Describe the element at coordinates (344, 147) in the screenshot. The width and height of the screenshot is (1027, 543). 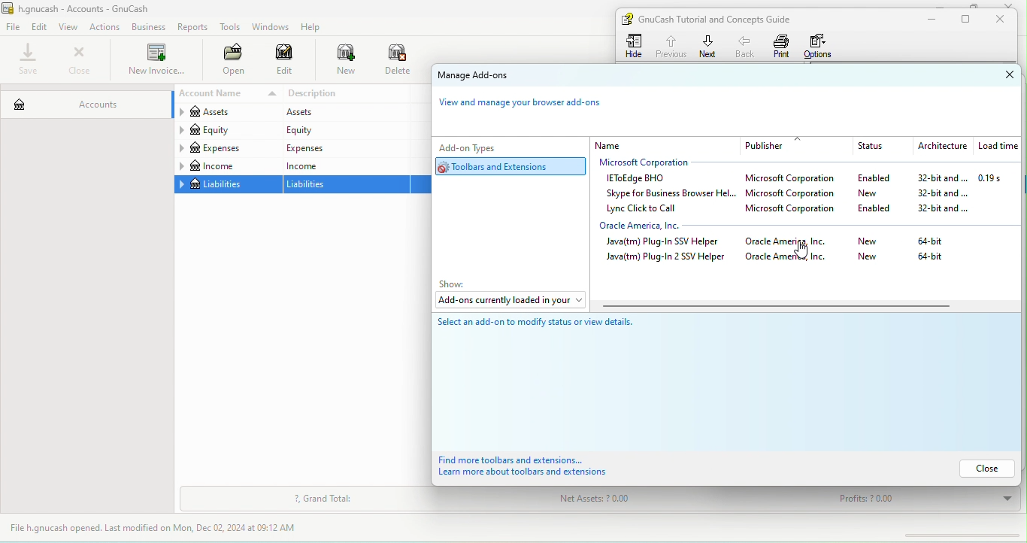
I see `expeness` at that location.